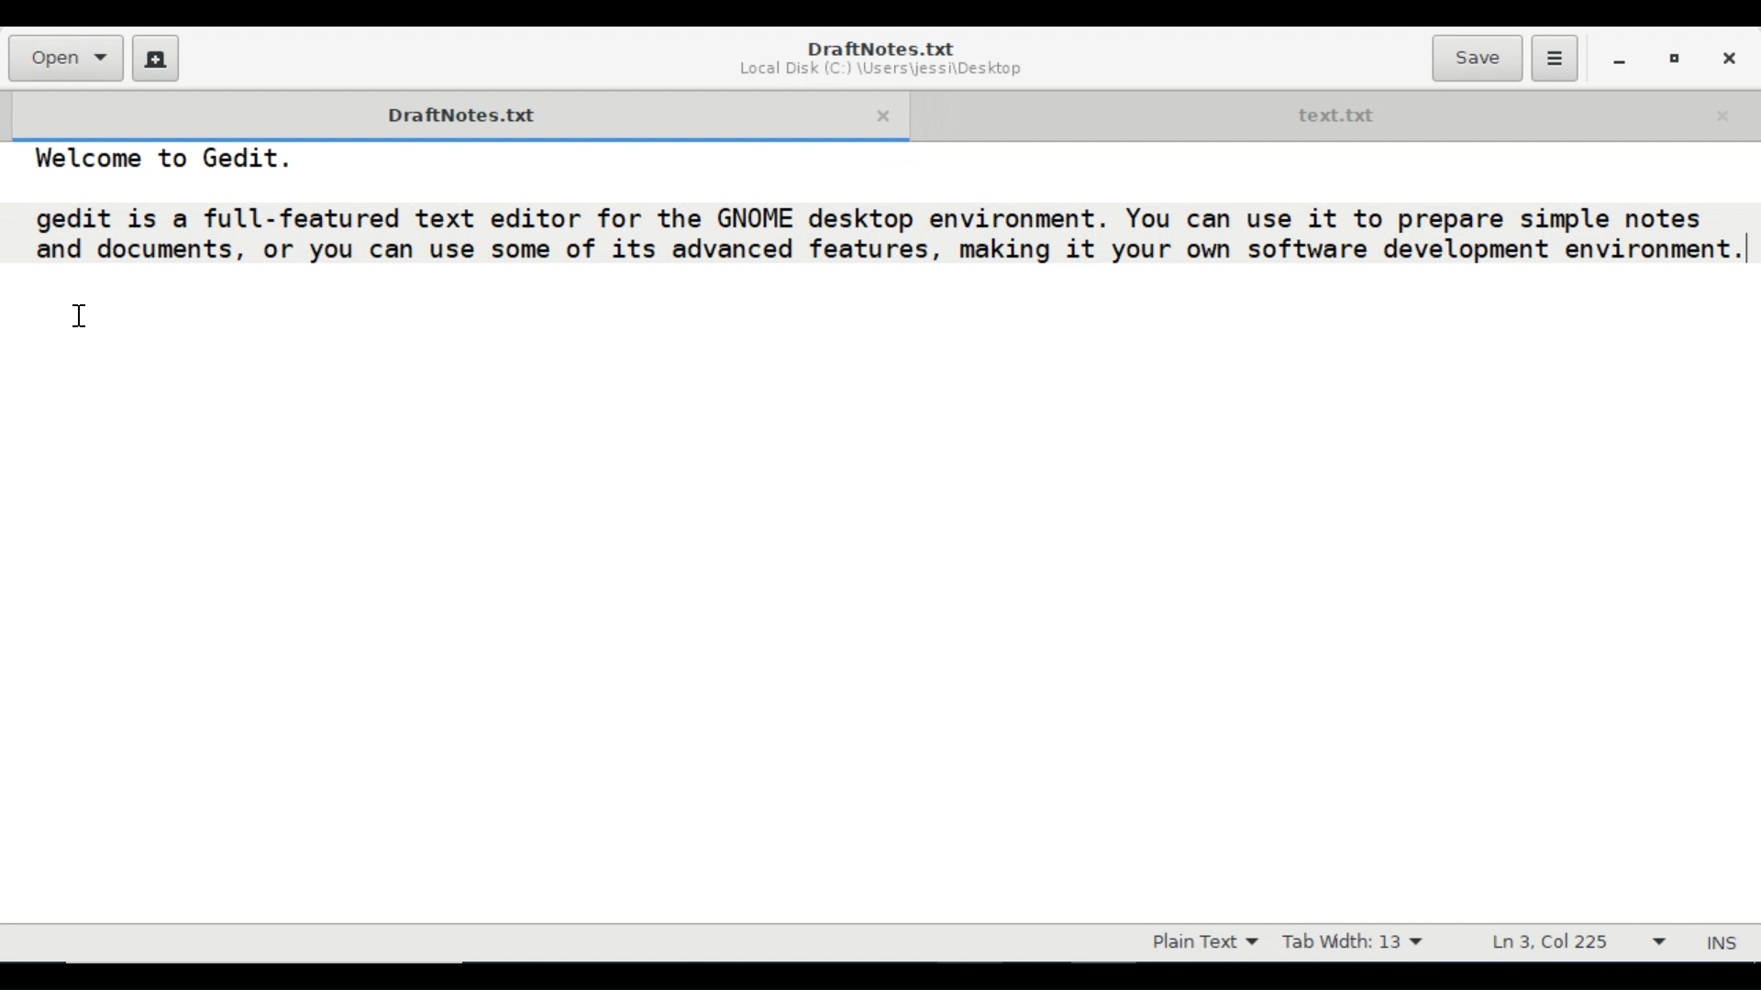  I want to click on Application menu, so click(1554, 59).